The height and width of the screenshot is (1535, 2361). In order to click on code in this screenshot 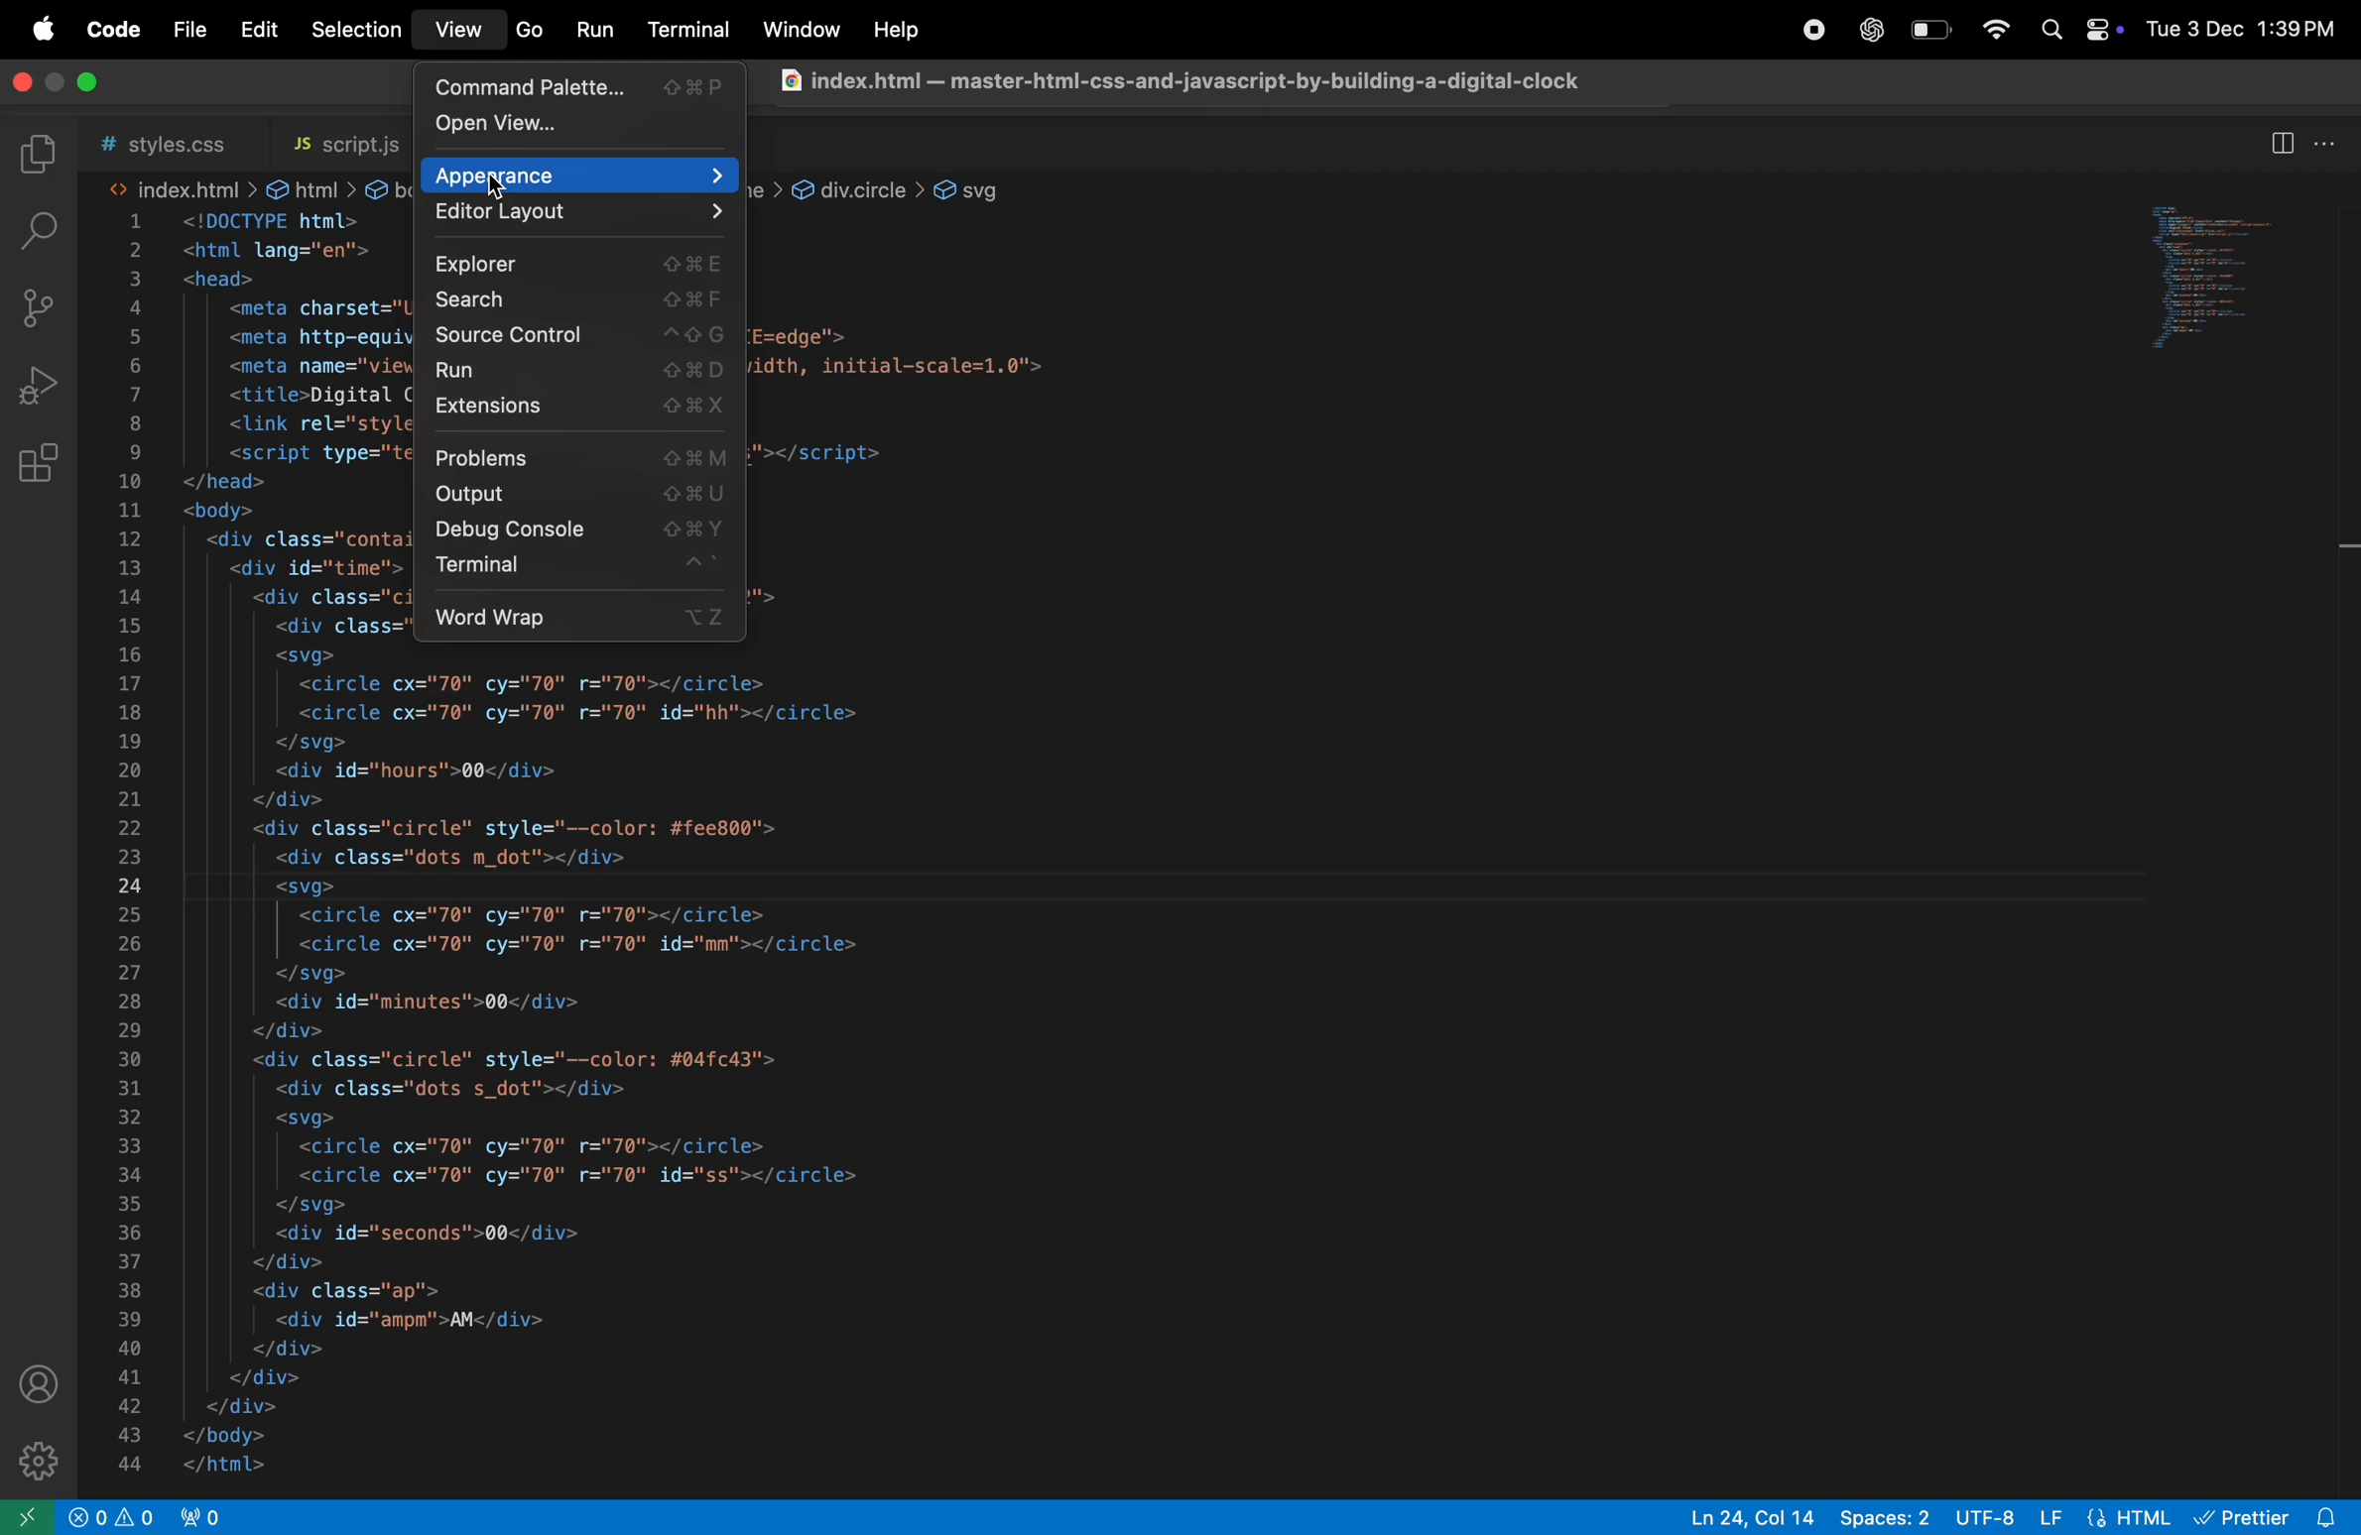, I will do `click(113, 30)`.